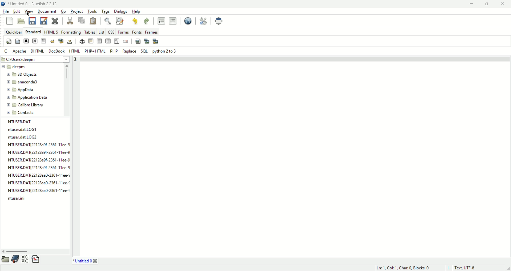 This screenshot has height=271, width=511. I want to click on anaconda3, so click(26, 82).